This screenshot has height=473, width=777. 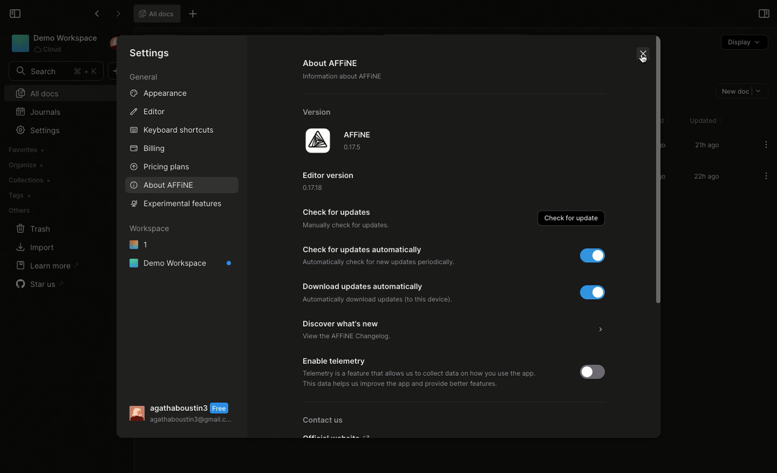 I want to click on Import, so click(x=34, y=248).